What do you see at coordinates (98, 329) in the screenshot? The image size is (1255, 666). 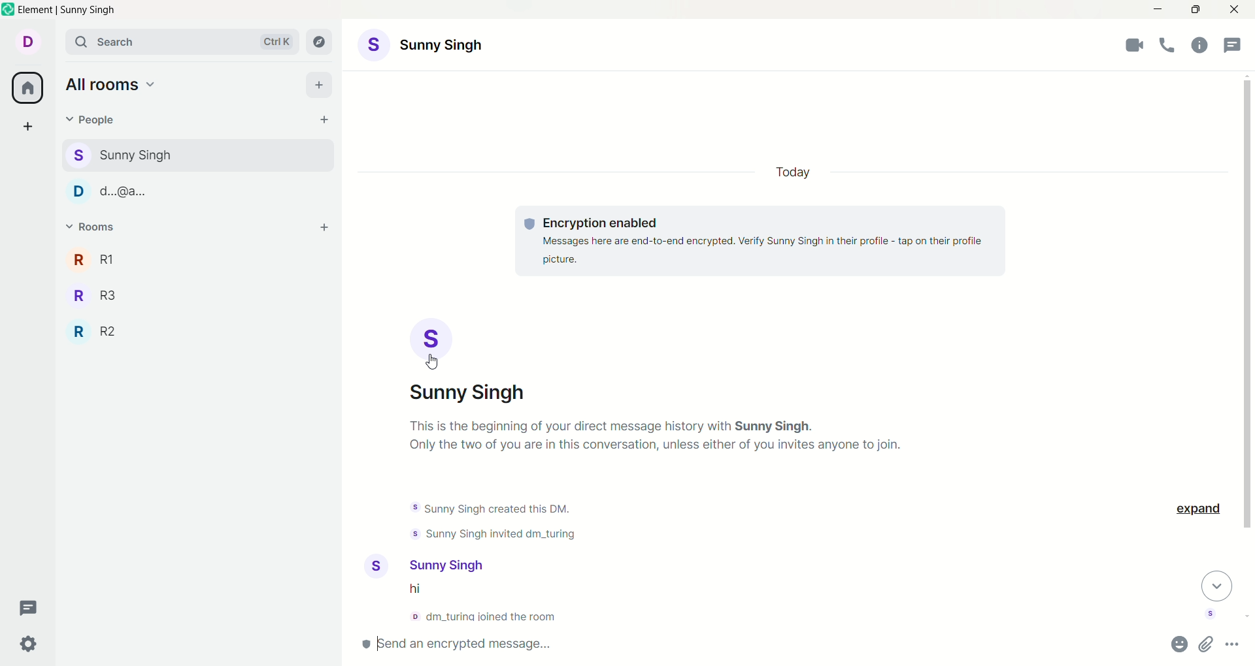 I see `R2` at bounding box center [98, 329].